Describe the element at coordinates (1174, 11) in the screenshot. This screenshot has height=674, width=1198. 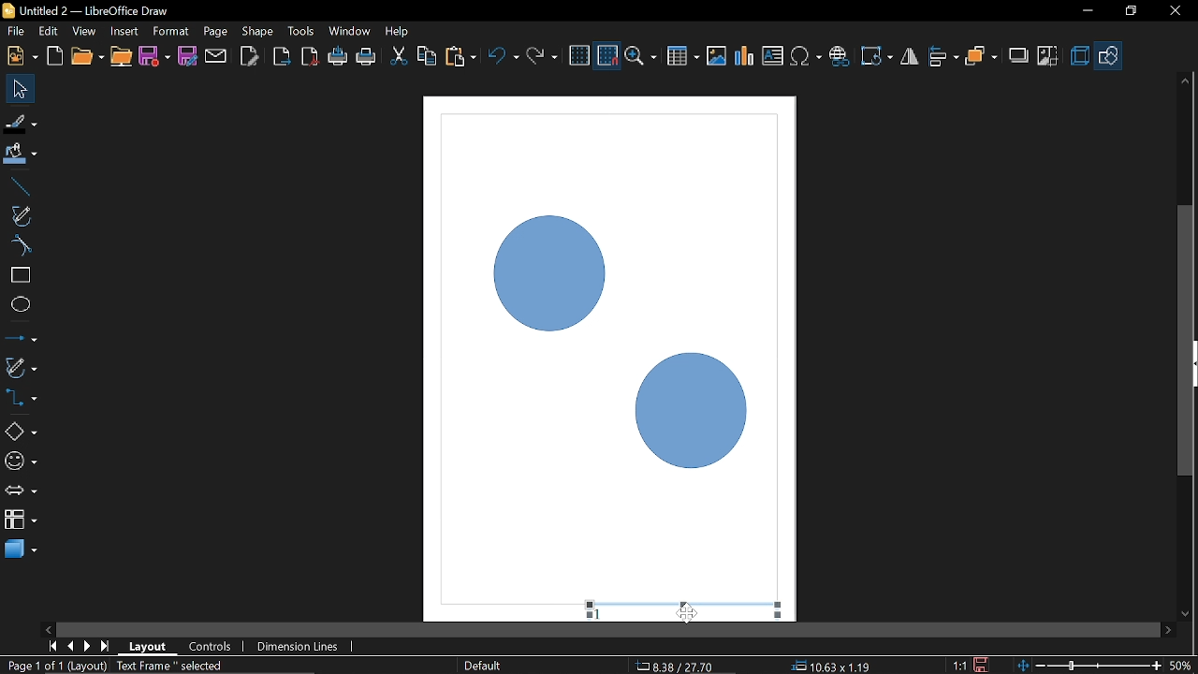
I see `CLose` at that location.